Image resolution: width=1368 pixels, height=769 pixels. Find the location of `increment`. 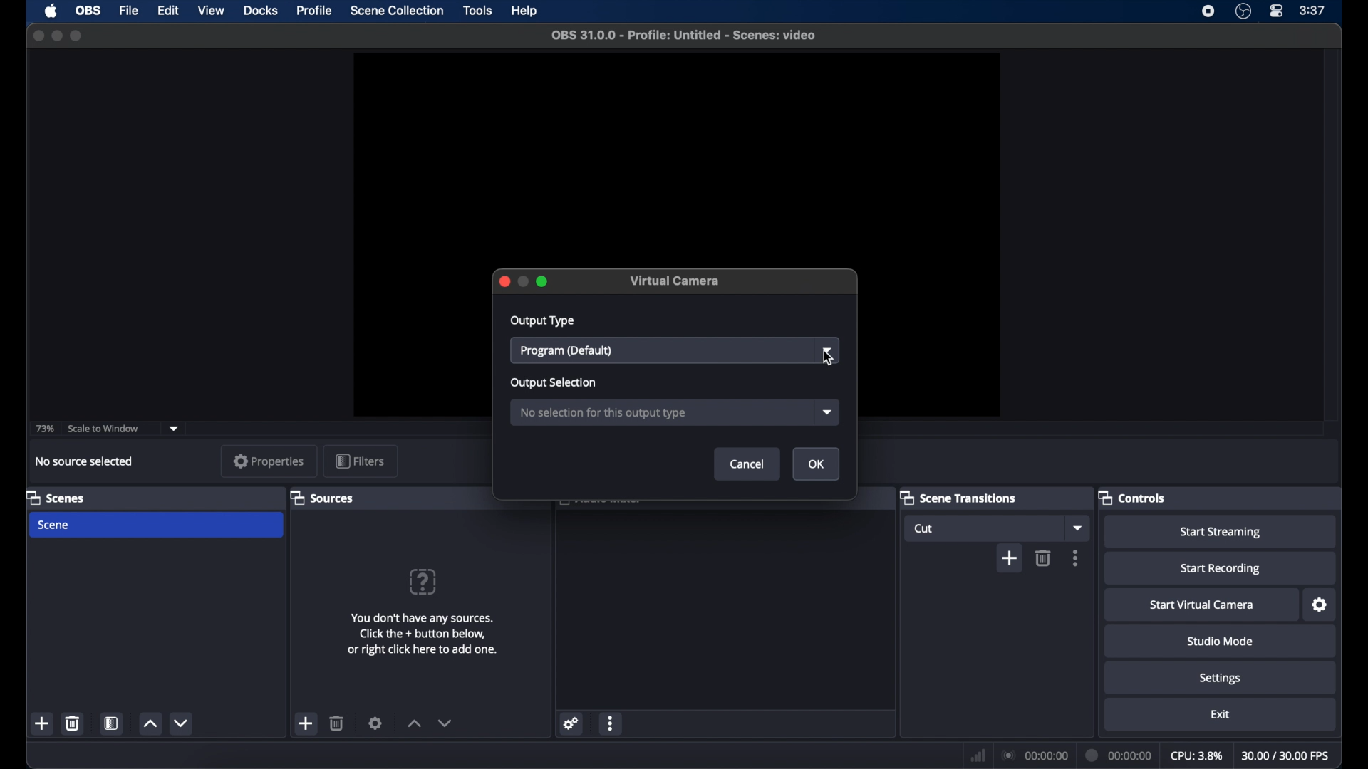

increment is located at coordinates (413, 723).